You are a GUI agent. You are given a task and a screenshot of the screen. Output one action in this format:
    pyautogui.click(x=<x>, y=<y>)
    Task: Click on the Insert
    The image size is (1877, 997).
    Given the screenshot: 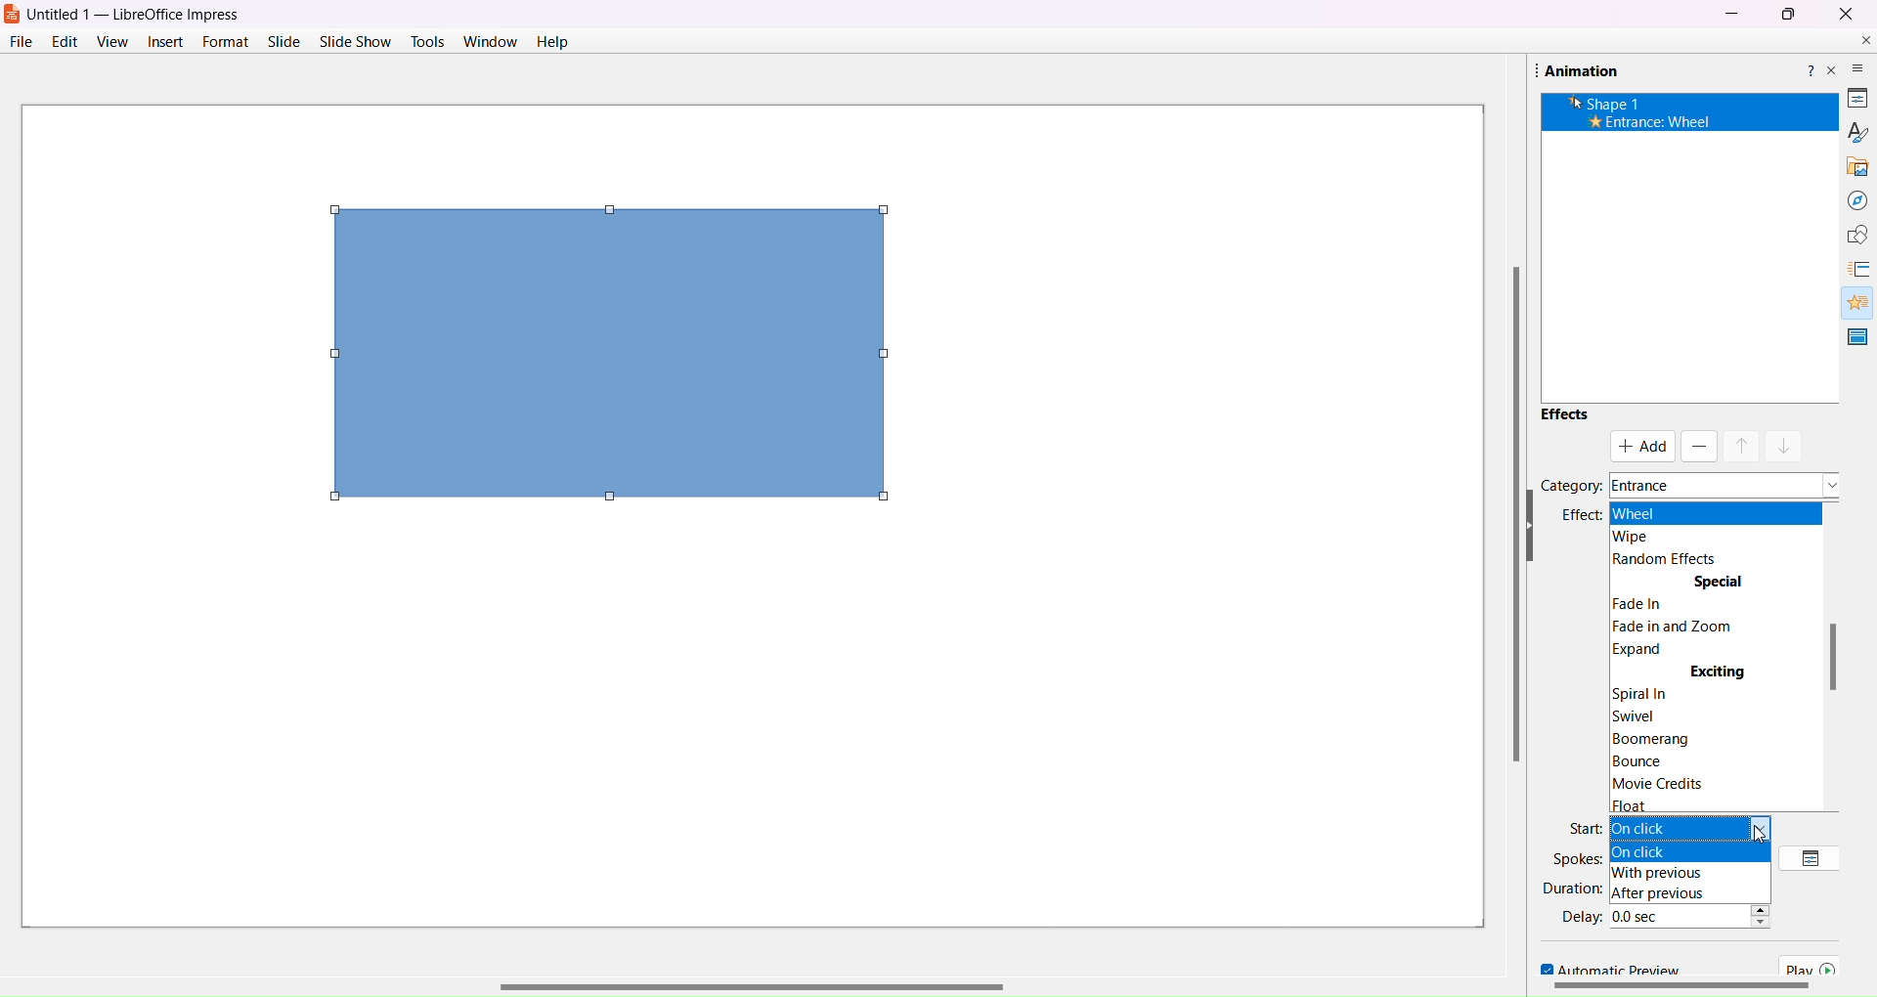 What is the action you would take?
    pyautogui.click(x=163, y=41)
    